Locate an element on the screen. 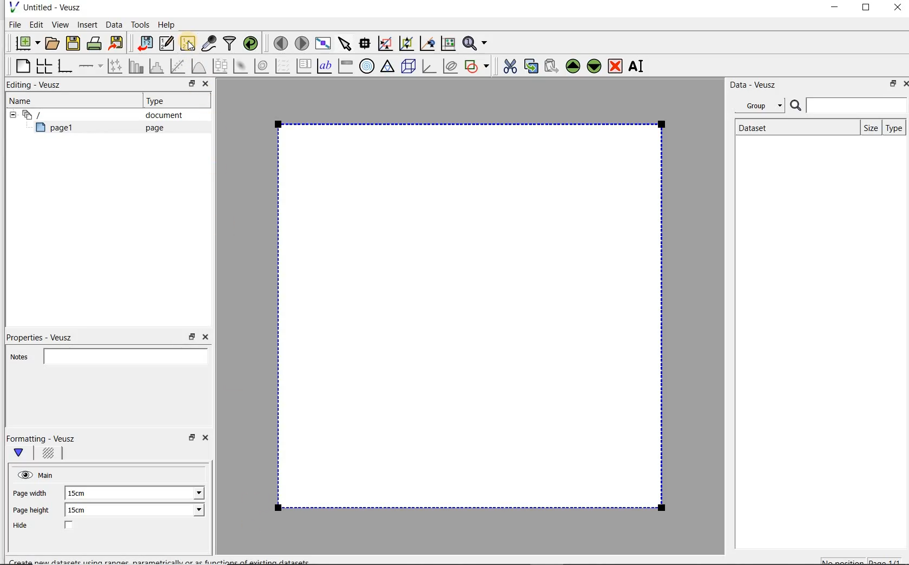 Image resolution: width=909 pixels, height=565 pixels. document is located at coordinates (160, 115).